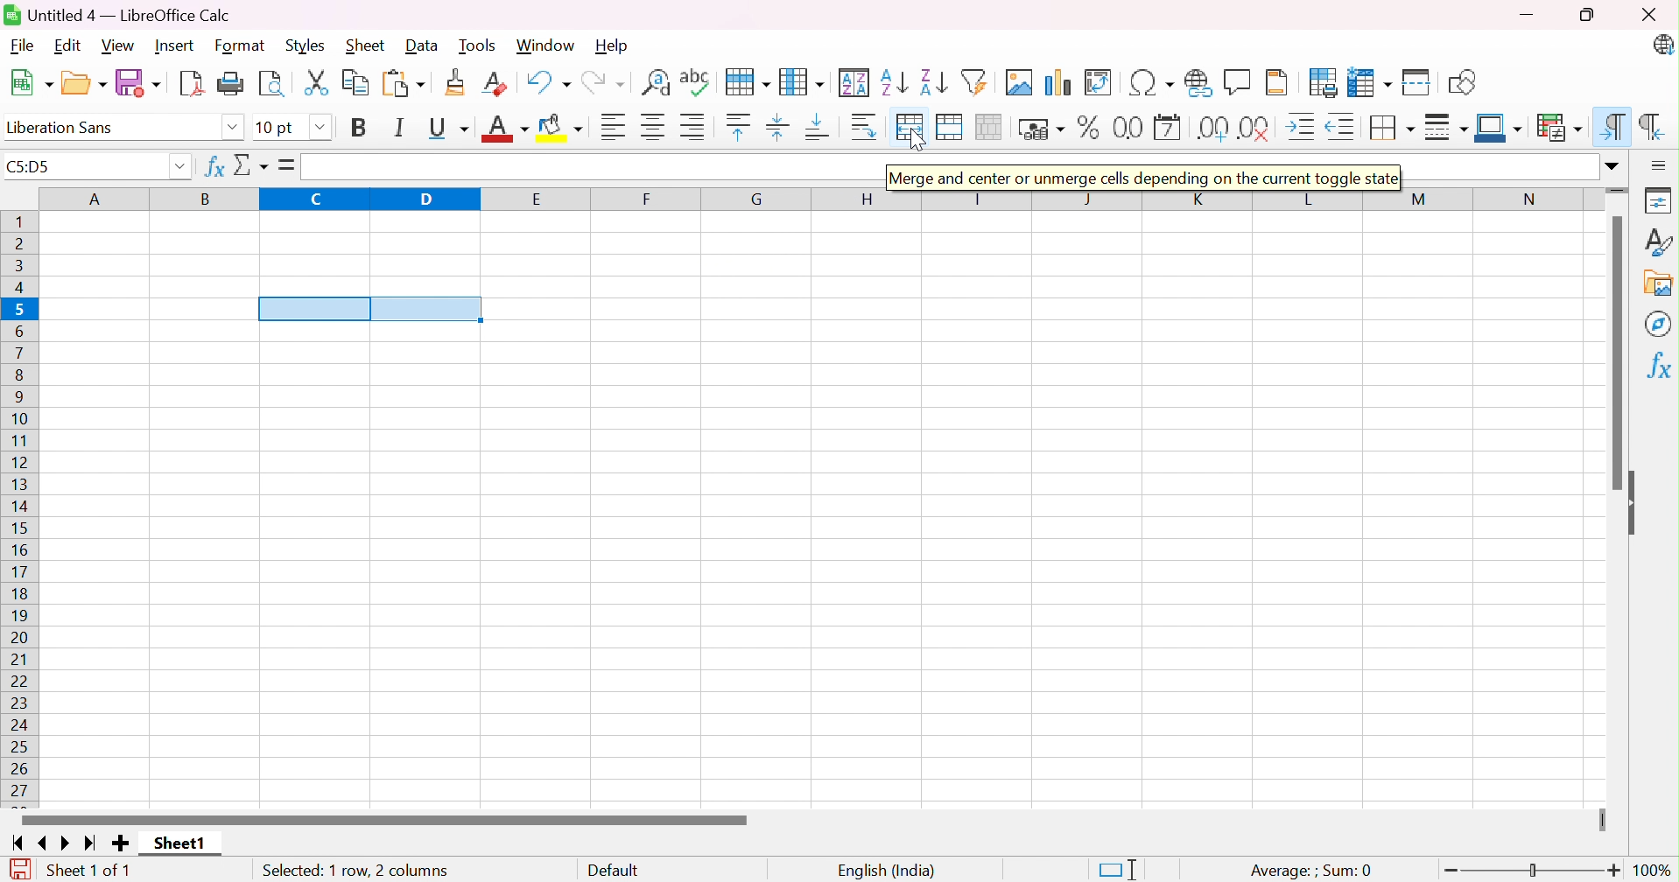 The width and height of the screenshot is (1679, 882). What do you see at coordinates (1614, 871) in the screenshot?
I see `Zoom In` at bounding box center [1614, 871].